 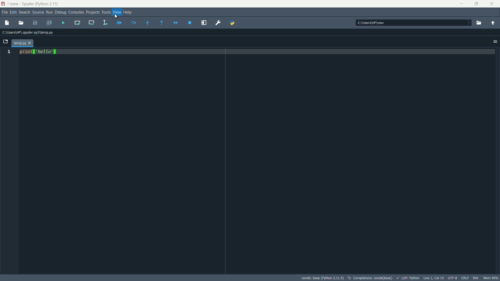 What do you see at coordinates (478, 4) in the screenshot?
I see `maximize` at bounding box center [478, 4].